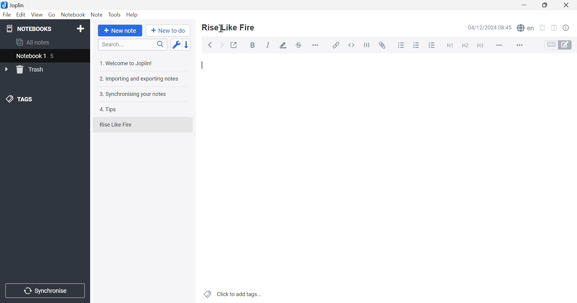  I want to click on Go, so click(53, 15).